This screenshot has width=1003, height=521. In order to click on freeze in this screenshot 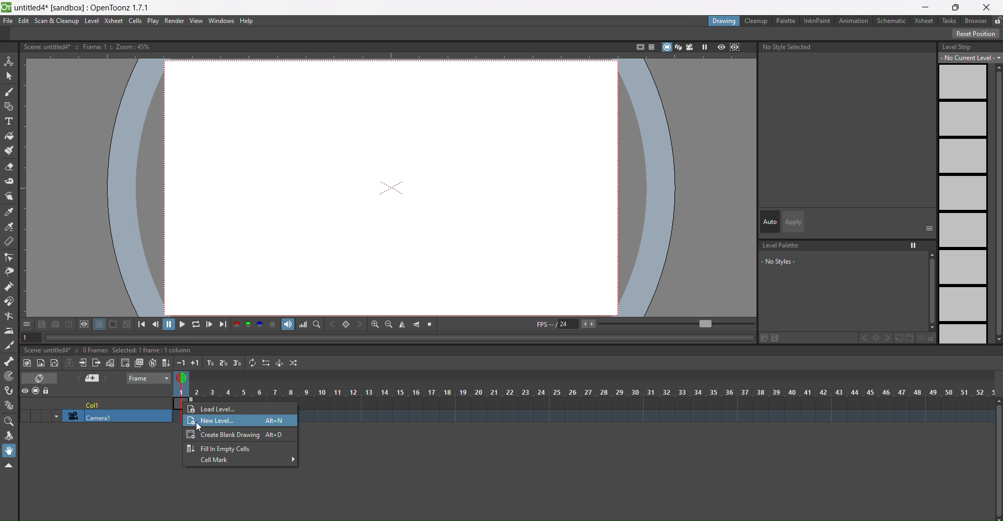, I will do `click(704, 47)`.